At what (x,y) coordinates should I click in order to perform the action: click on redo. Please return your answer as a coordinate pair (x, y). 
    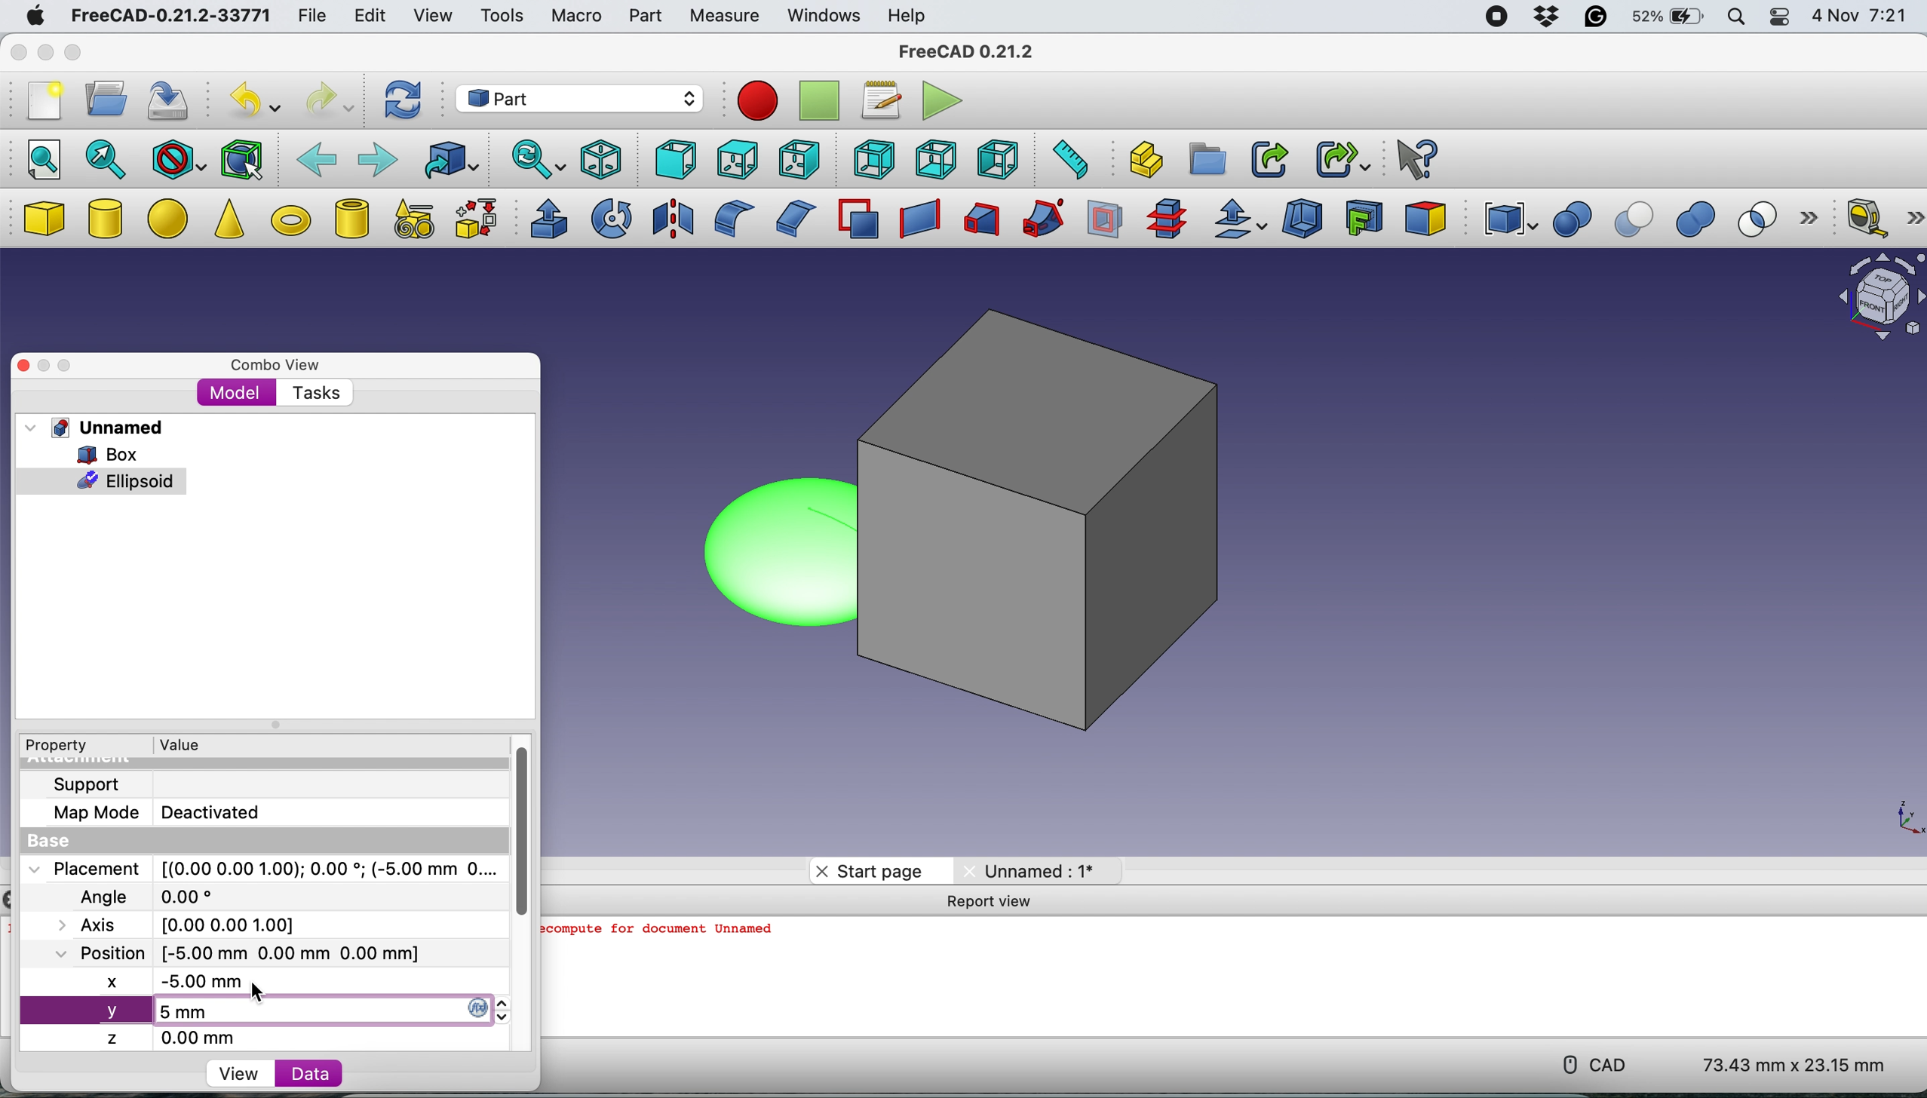
    Looking at the image, I should click on (329, 100).